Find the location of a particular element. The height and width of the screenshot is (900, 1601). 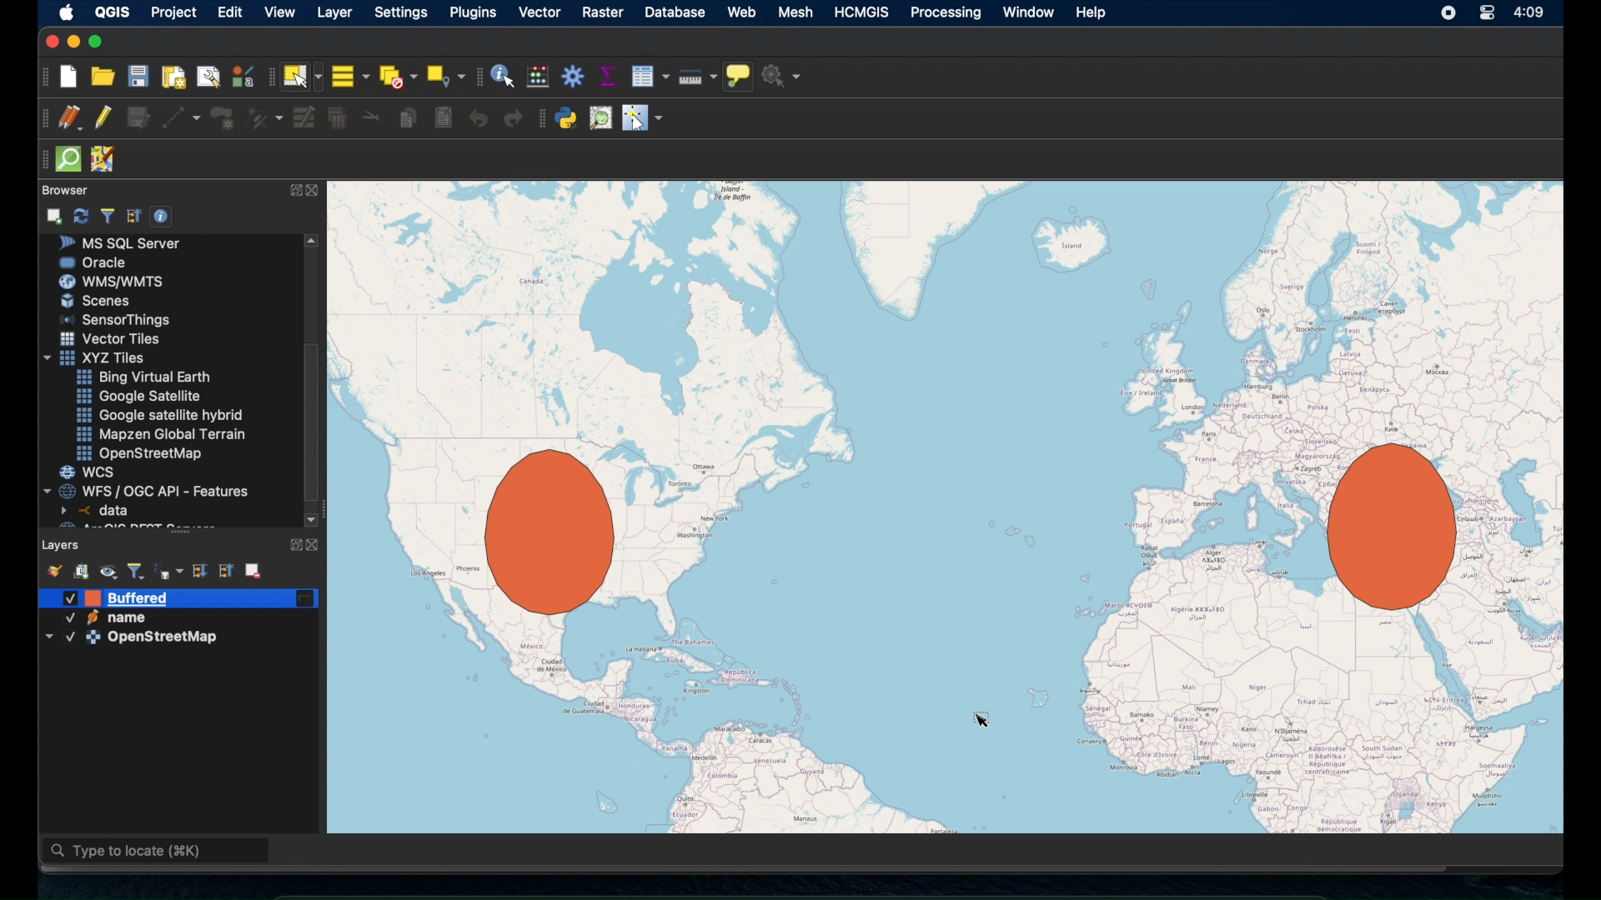

xyz tiles menu is located at coordinates (98, 357).